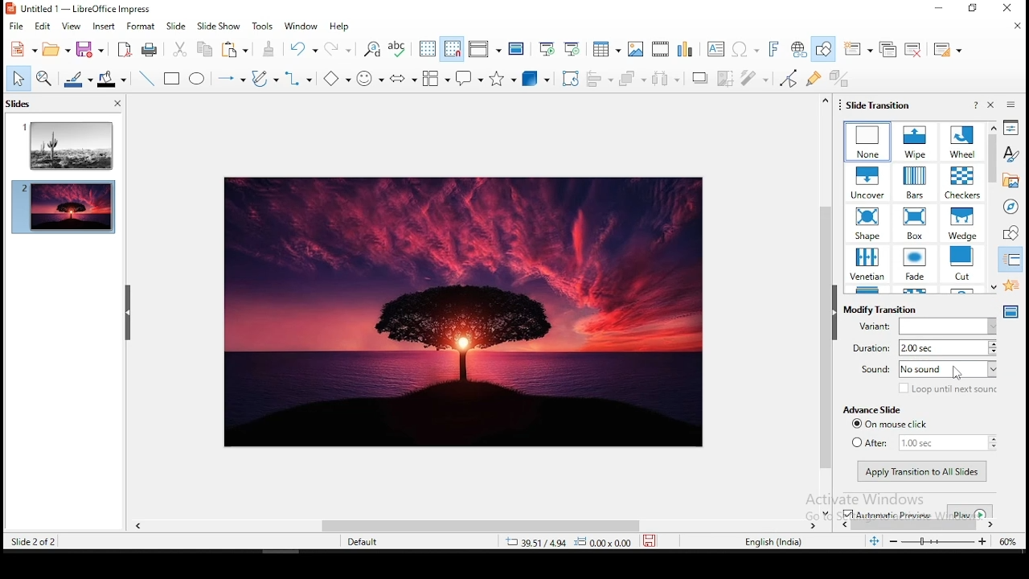 Image resolution: width=1029 pixels, height=579 pixels. What do you see at coordinates (145, 76) in the screenshot?
I see `line` at bounding box center [145, 76].